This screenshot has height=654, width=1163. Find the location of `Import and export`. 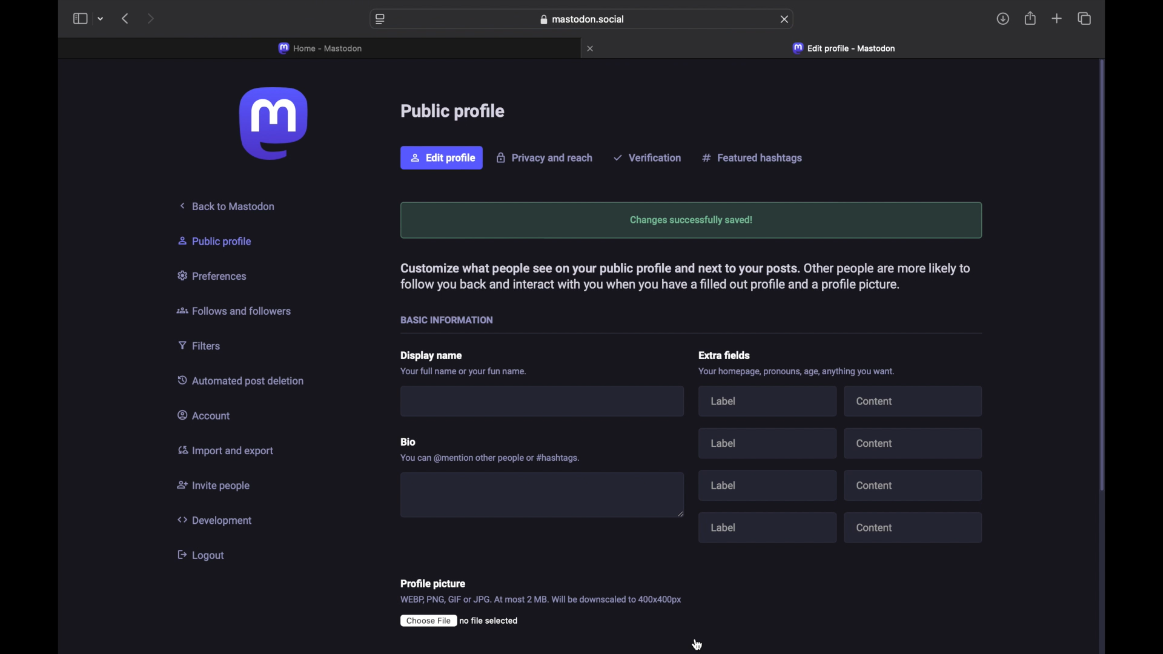

Import and export is located at coordinates (221, 449).